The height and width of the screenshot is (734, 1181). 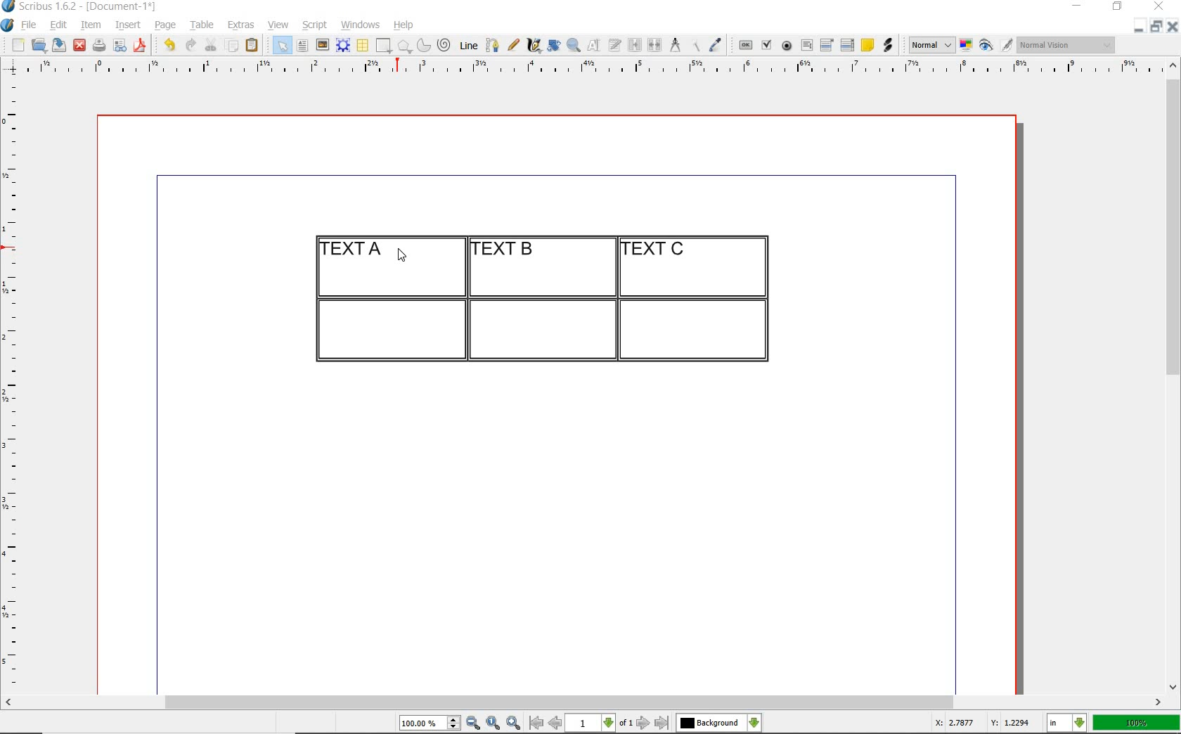 I want to click on scrollbar, so click(x=1174, y=375).